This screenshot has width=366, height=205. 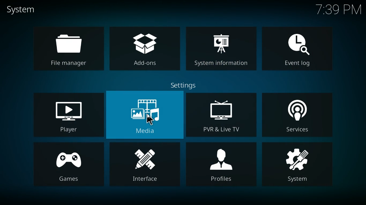 What do you see at coordinates (68, 49) in the screenshot?
I see `file manager` at bounding box center [68, 49].